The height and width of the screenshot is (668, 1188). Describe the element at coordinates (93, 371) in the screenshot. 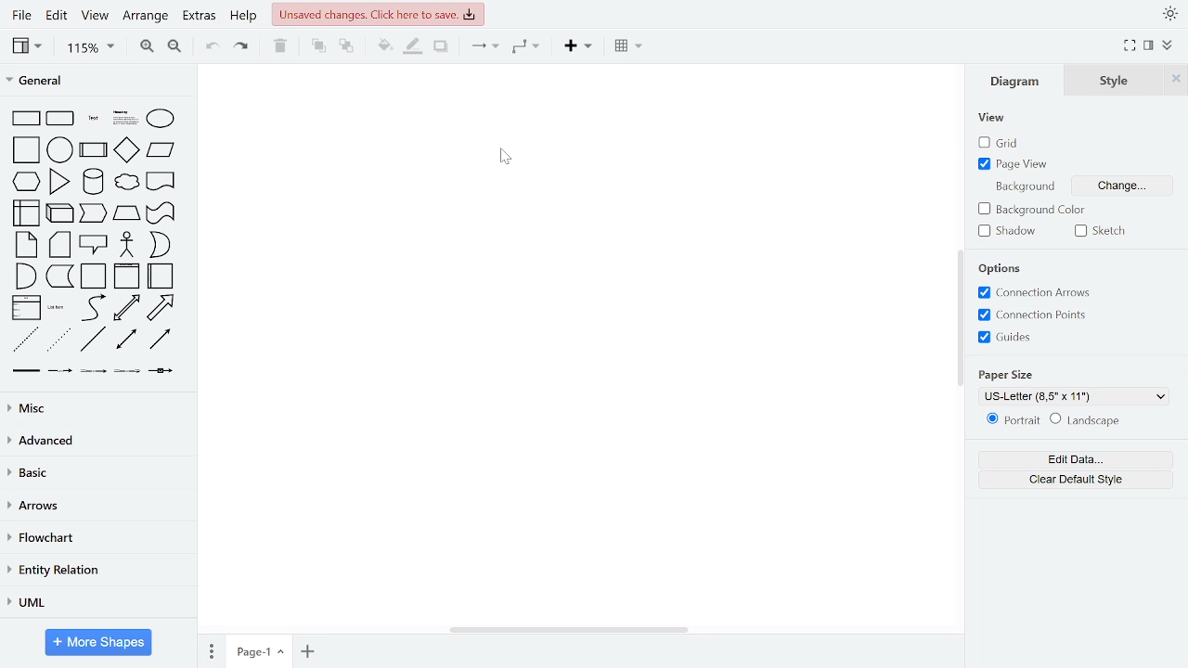

I see `connector with 2 labels` at that location.